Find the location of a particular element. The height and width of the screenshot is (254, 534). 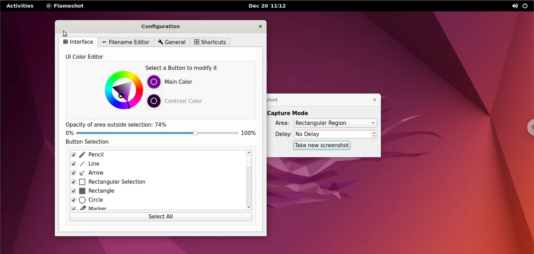

sound options is located at coordinates (513, 6).